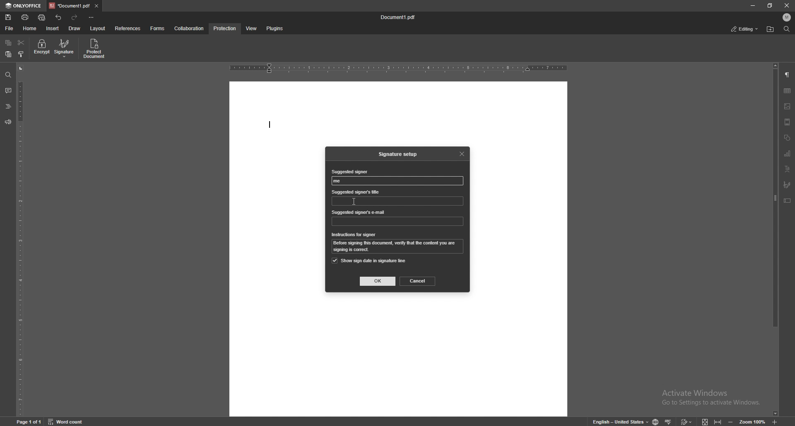 The height and width of the screenshot is (426, 795). Describe the element at coordinates (274, 29) in the screenshot. I see `plugins` at that location.